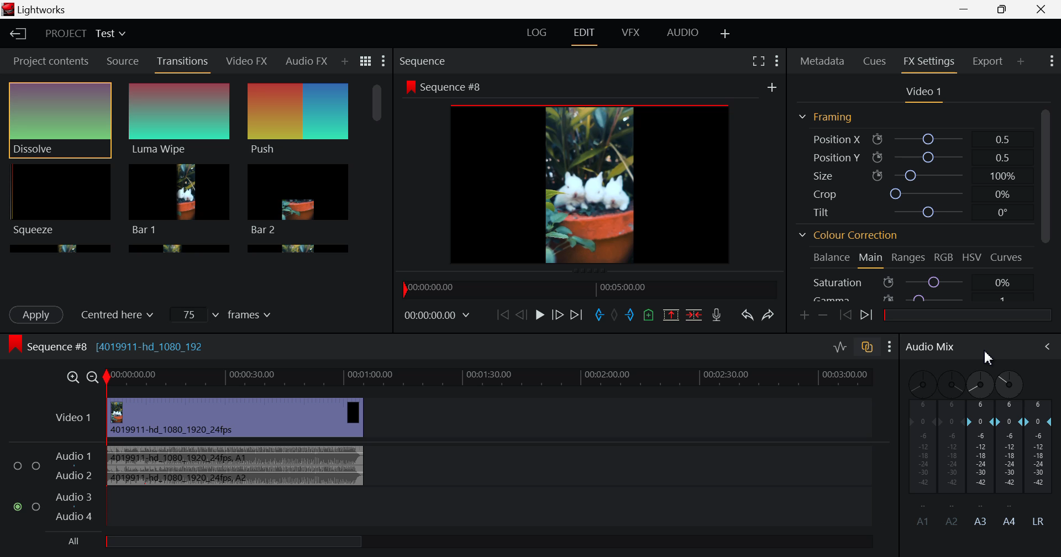 Image resolution: width=1061 pixels, height=557 pixels. I want to click on Record Voiceover , so click(716, 314).